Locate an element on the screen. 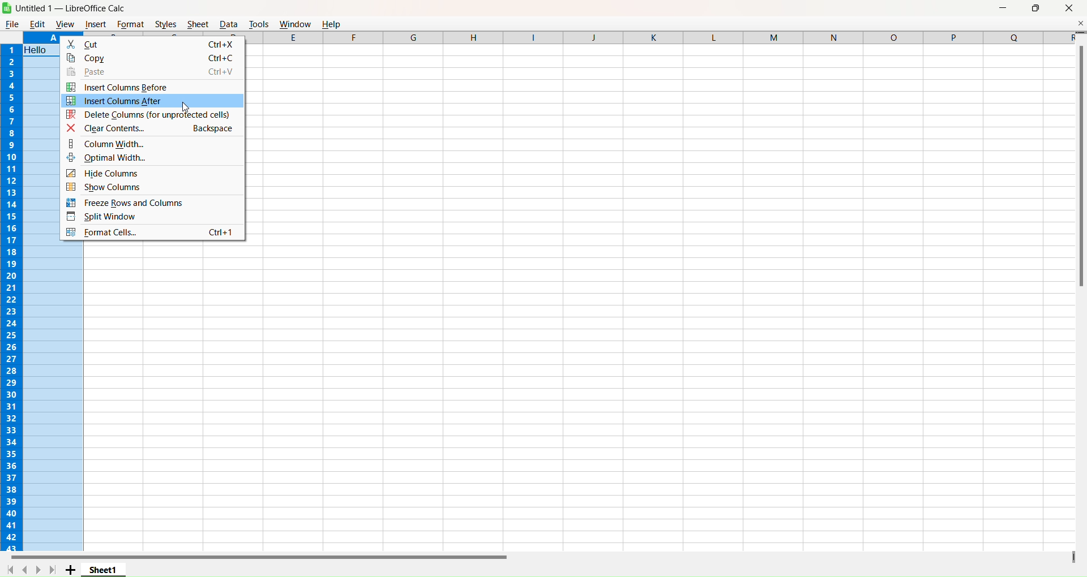  Format Cells is located at coordinates (154, 234).